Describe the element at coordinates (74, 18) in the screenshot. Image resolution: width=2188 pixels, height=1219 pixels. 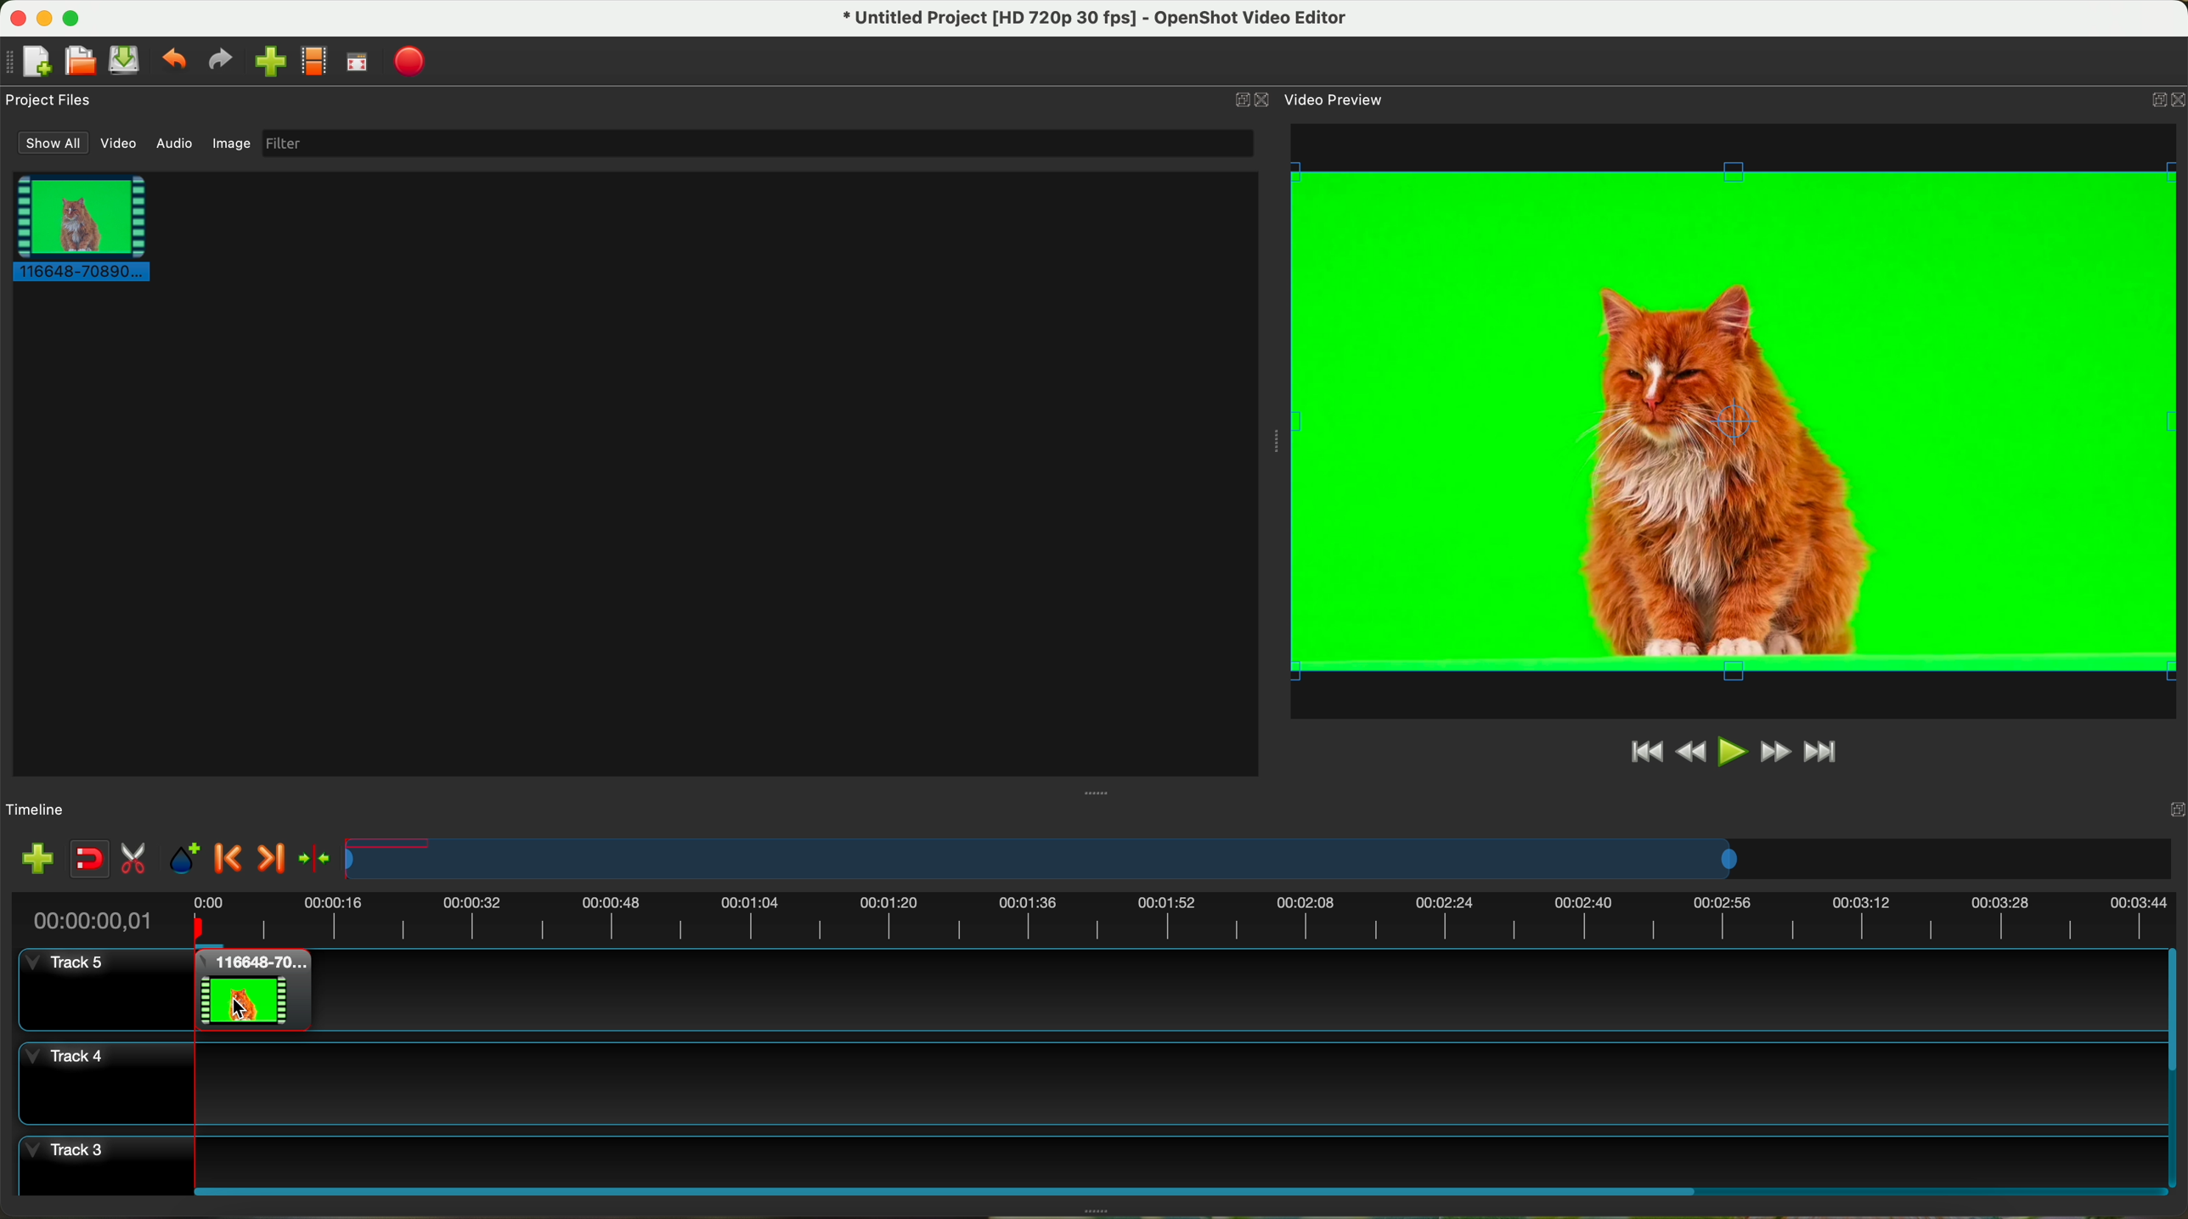
I see `maximize program` at that location.